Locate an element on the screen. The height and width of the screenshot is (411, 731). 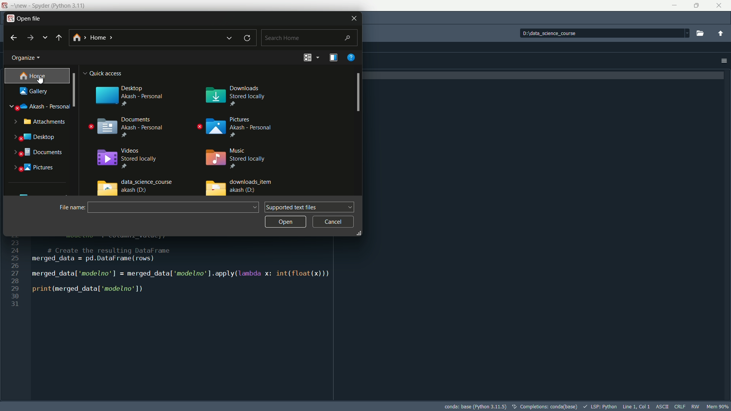
quick access is located at coordinates (107, 72).